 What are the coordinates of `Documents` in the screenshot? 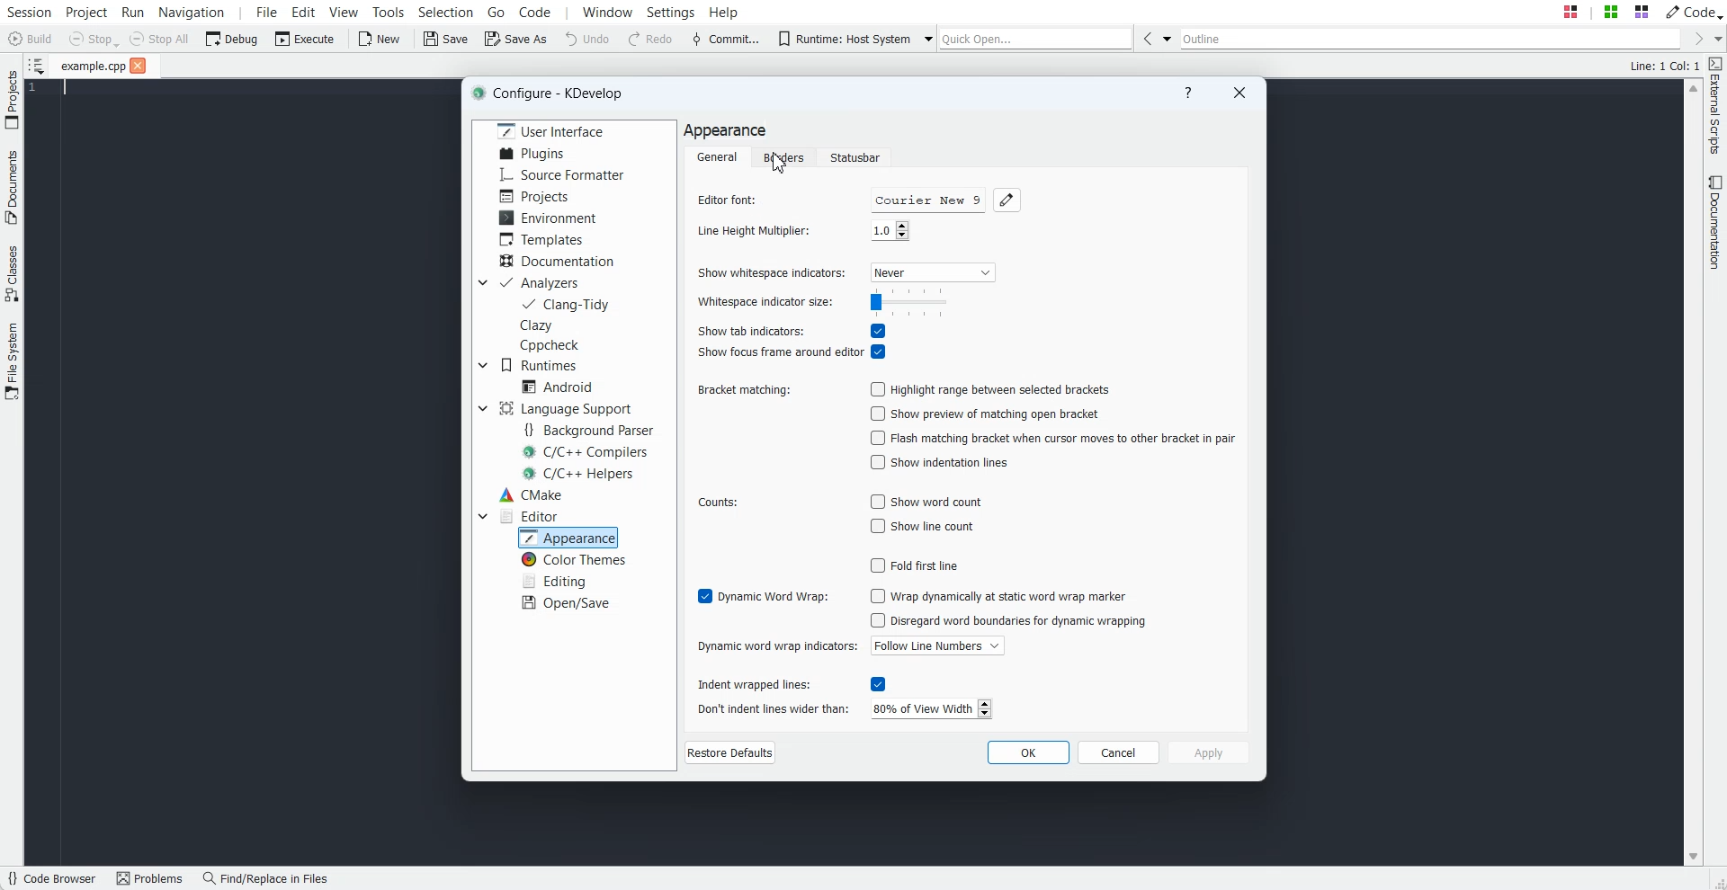 It's located at (12, 187).